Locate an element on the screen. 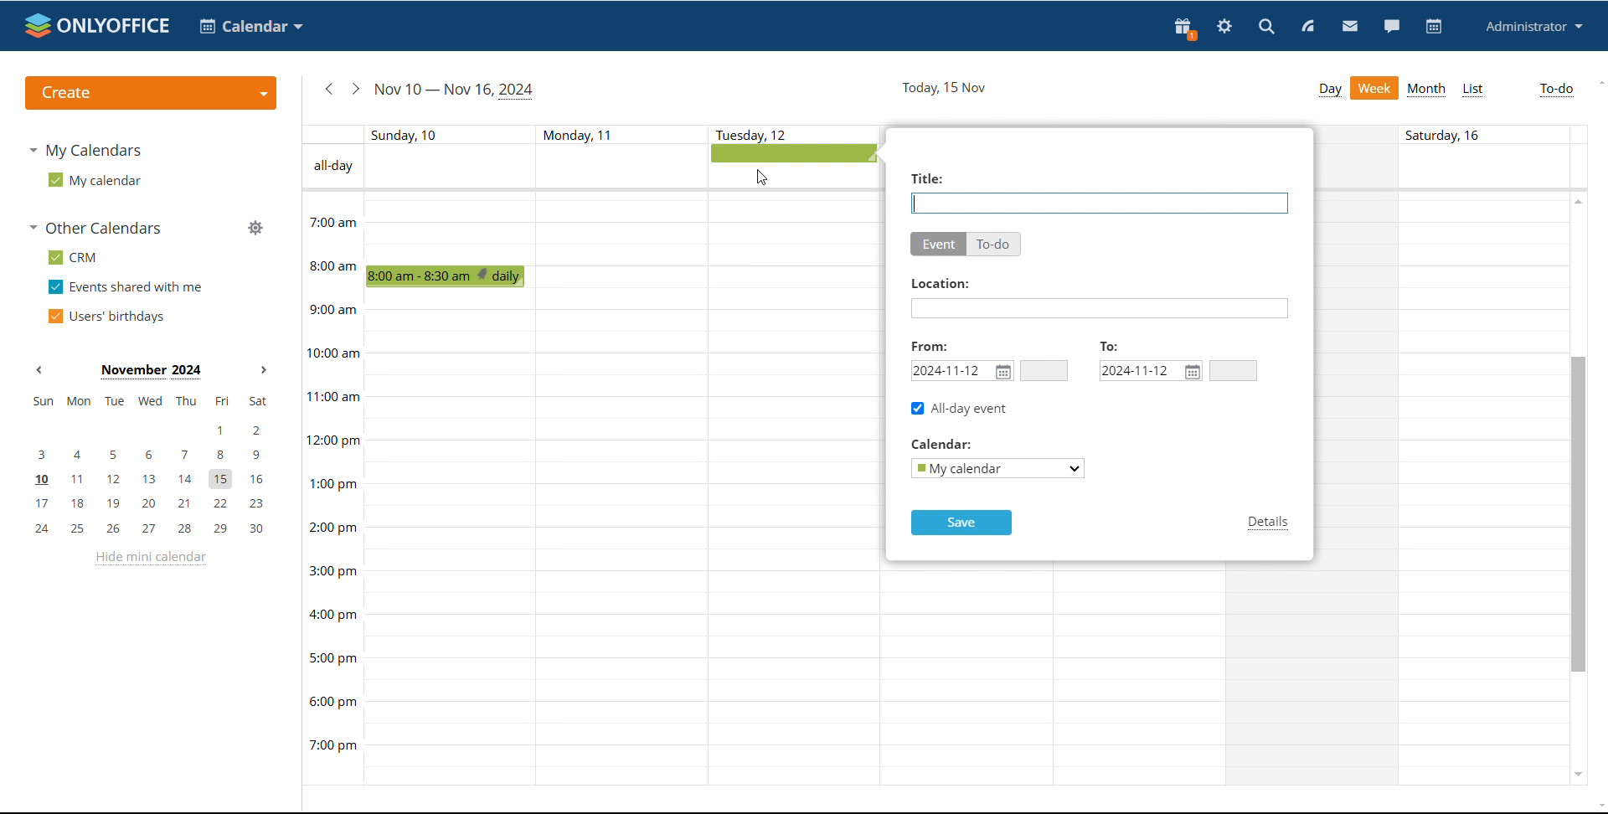  save is located at coordinates (962, 523).